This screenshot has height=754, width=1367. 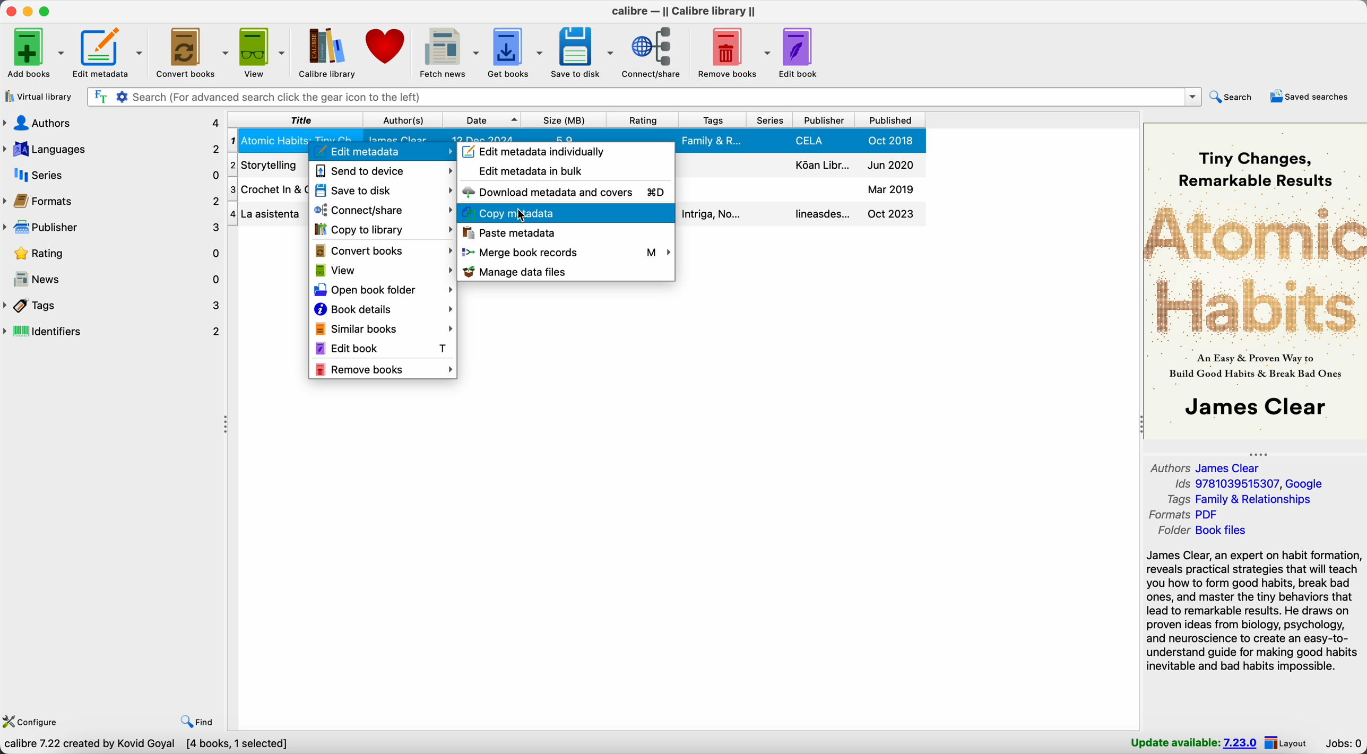 What do you see at coordinates (564, 192) in the screenshot?
I see `download metadata and covers` at bounding box center [564, 192].